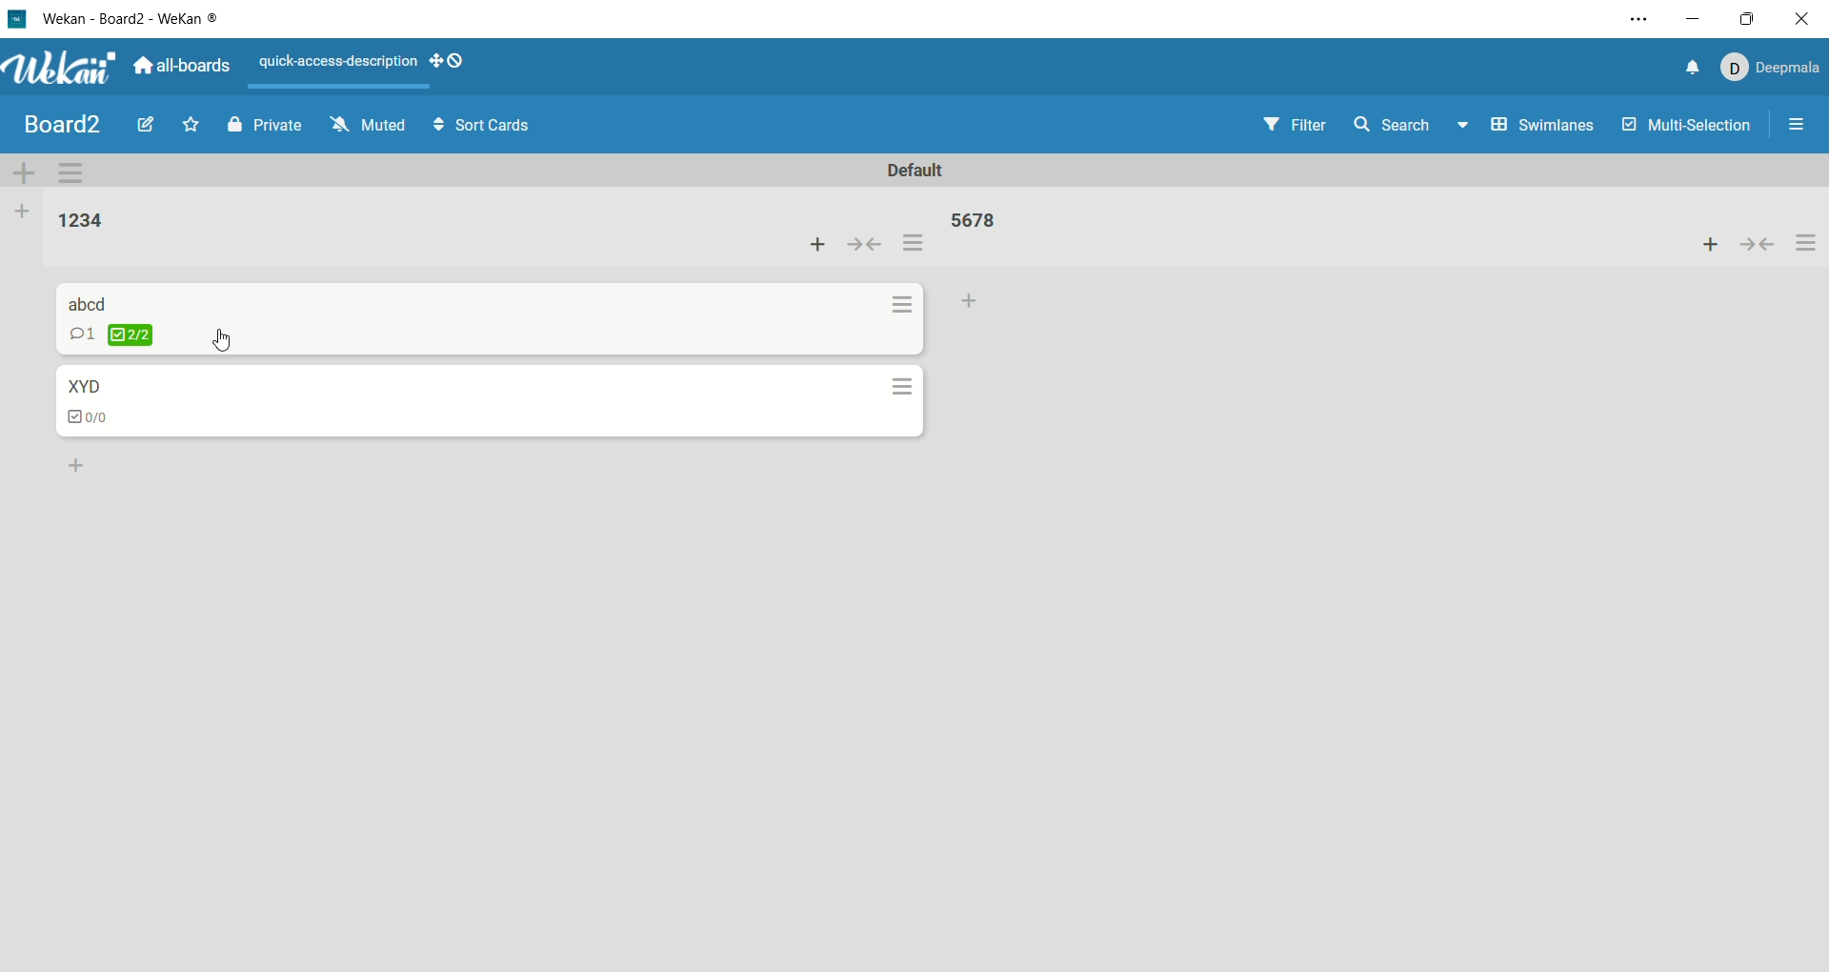  What do you see at coordinates (146, 122) in the screenshot?
I see `edit` at bounding box center [146, 122].